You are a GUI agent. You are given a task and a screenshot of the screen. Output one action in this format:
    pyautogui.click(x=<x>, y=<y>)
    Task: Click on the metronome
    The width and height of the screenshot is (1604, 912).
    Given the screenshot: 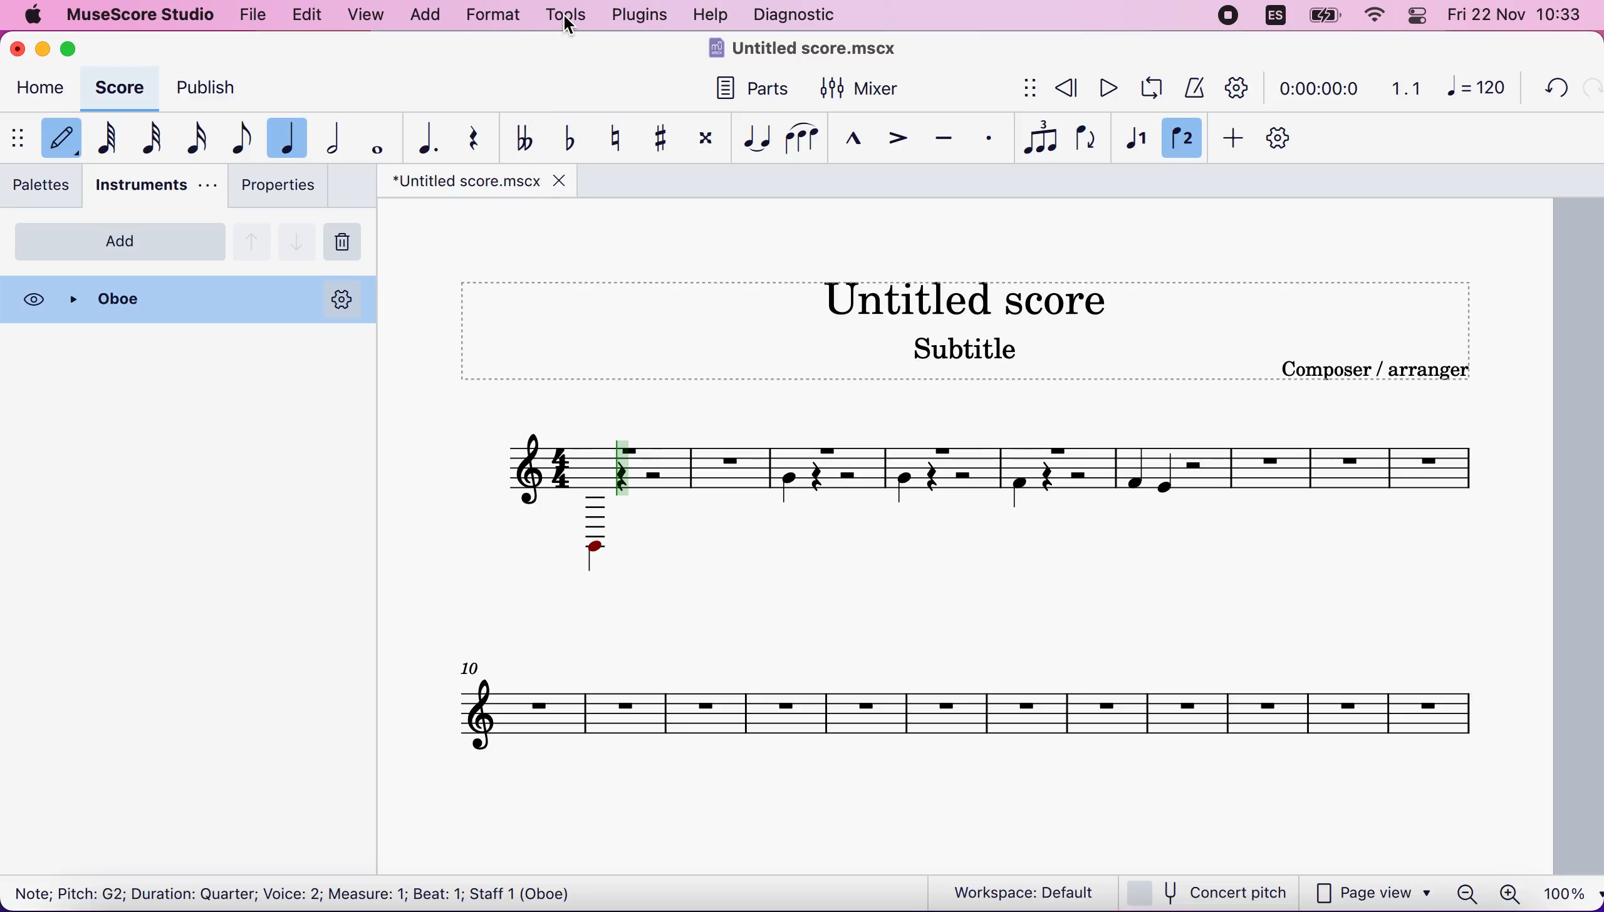 What is the action you would take?
    pyautogui.click(x=1196, y=86)
    